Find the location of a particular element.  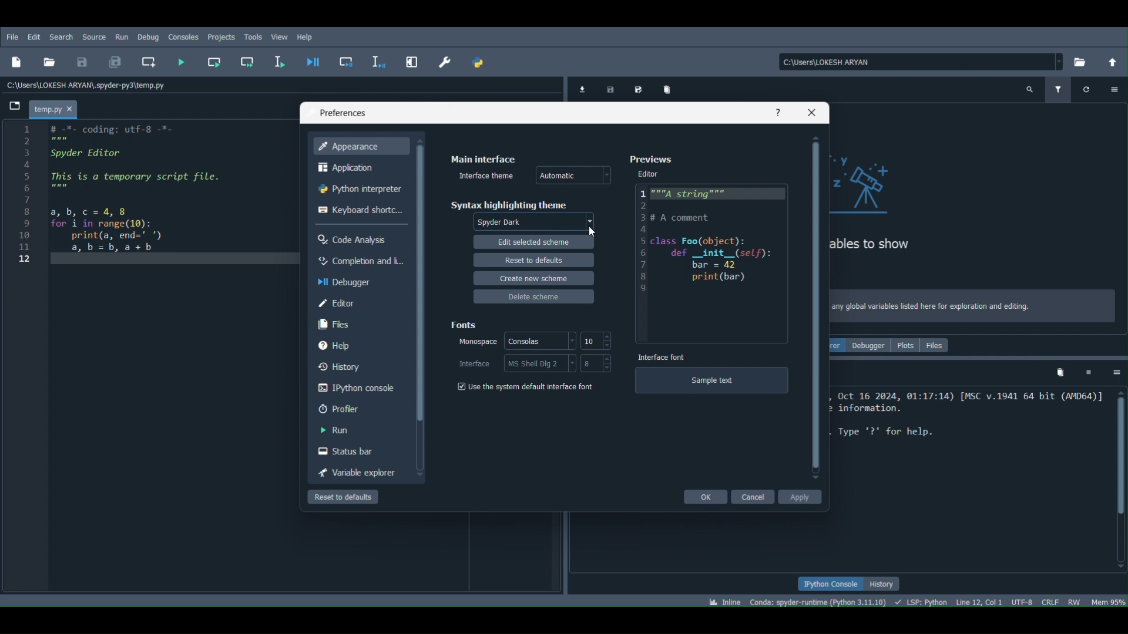

Import data is located at coordinates (581, 87).